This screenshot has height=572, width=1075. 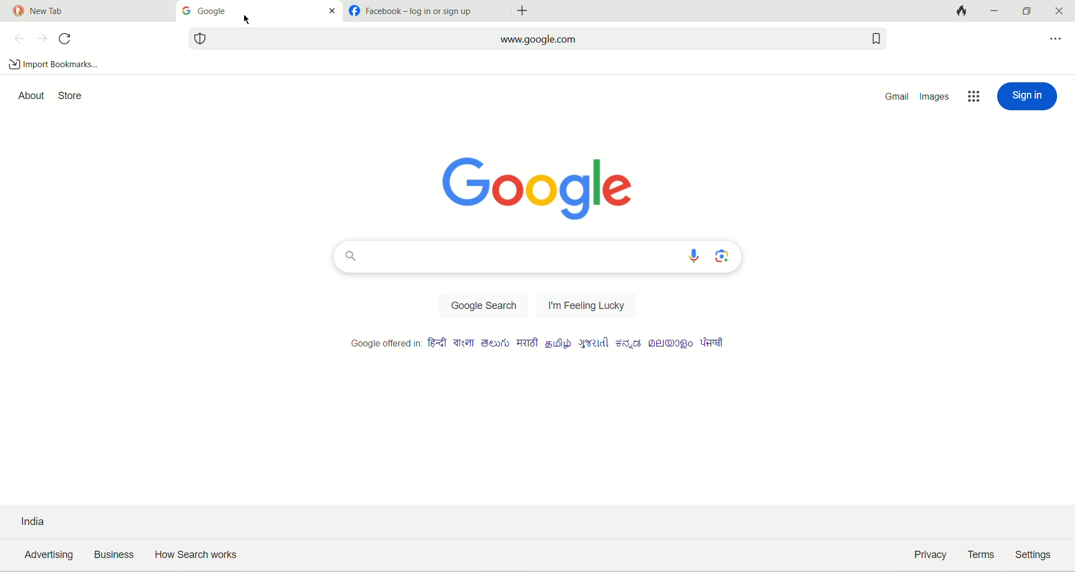 What do you see at coordinates (935, 96) in the screenshot?
I see `images` at bounding box center [935, 96].